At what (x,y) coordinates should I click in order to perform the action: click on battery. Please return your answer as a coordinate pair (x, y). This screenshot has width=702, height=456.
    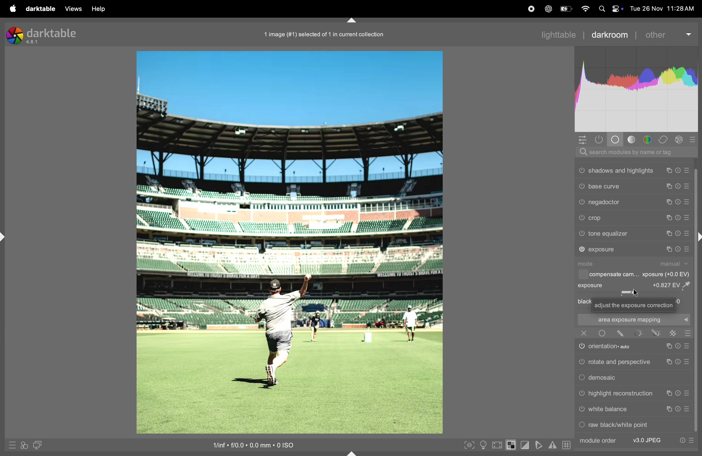
    Looking at the image, I should click on (567, 8).